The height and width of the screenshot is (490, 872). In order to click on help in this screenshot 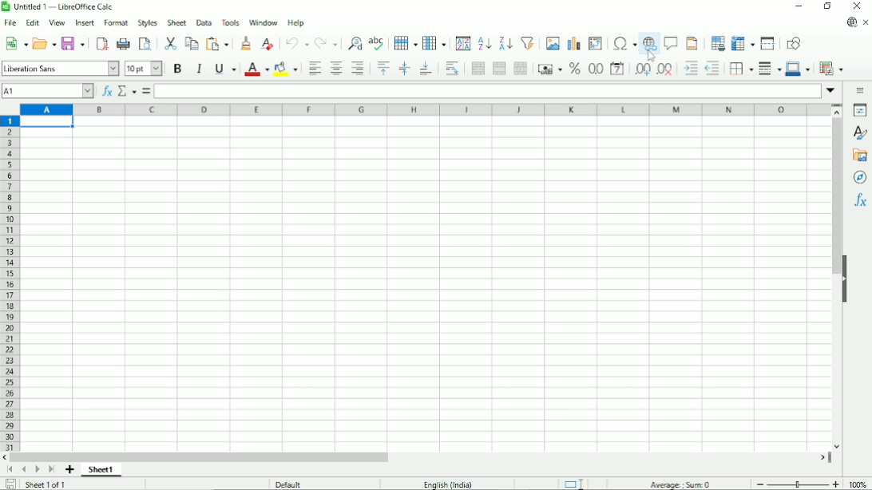, I will do `click(298, 22)`.